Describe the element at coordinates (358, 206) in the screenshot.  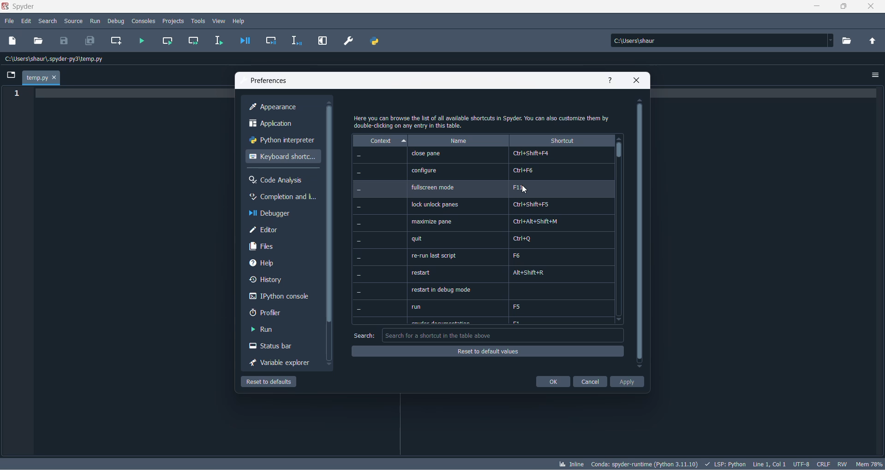
I see `-` at that location.